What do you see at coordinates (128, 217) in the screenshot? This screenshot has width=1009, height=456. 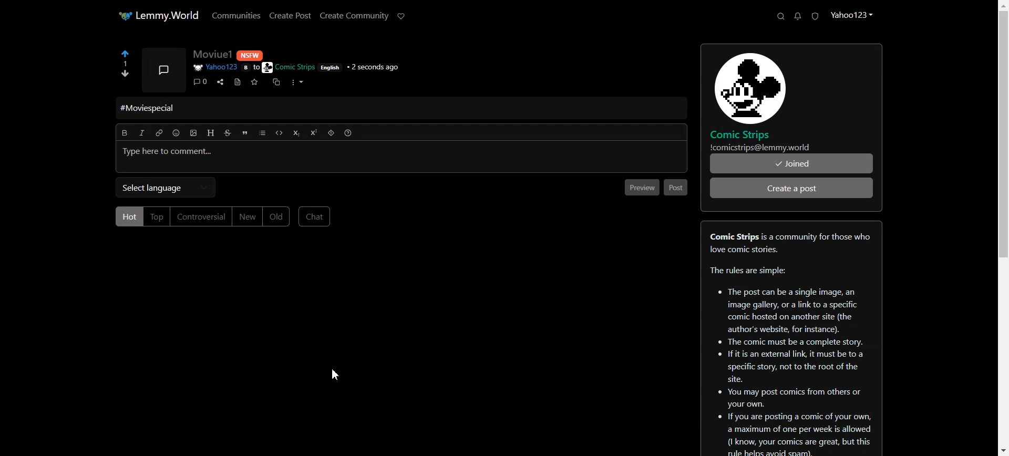 I see `Hot` at bounding box center [128, 217].